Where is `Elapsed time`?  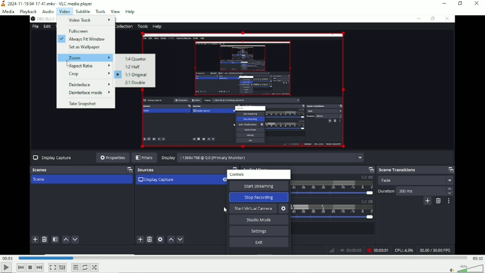
Elapsed time is located at coordinates (8, 259).